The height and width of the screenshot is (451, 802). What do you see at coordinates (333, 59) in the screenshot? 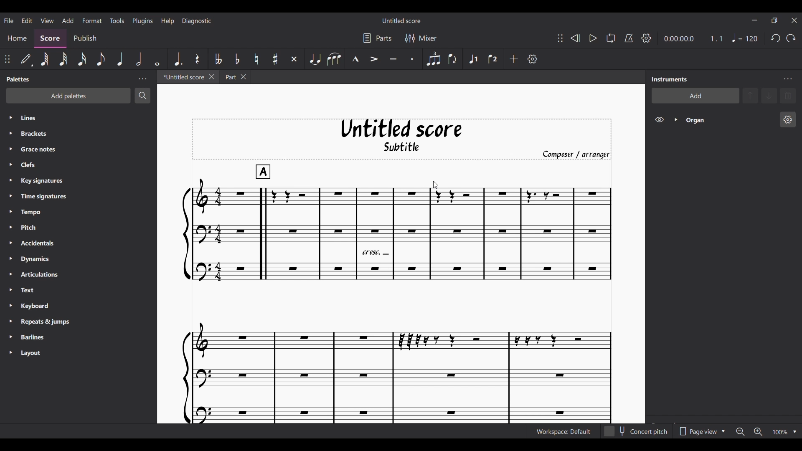
I see `Slur` at bounding box center [333, 59].